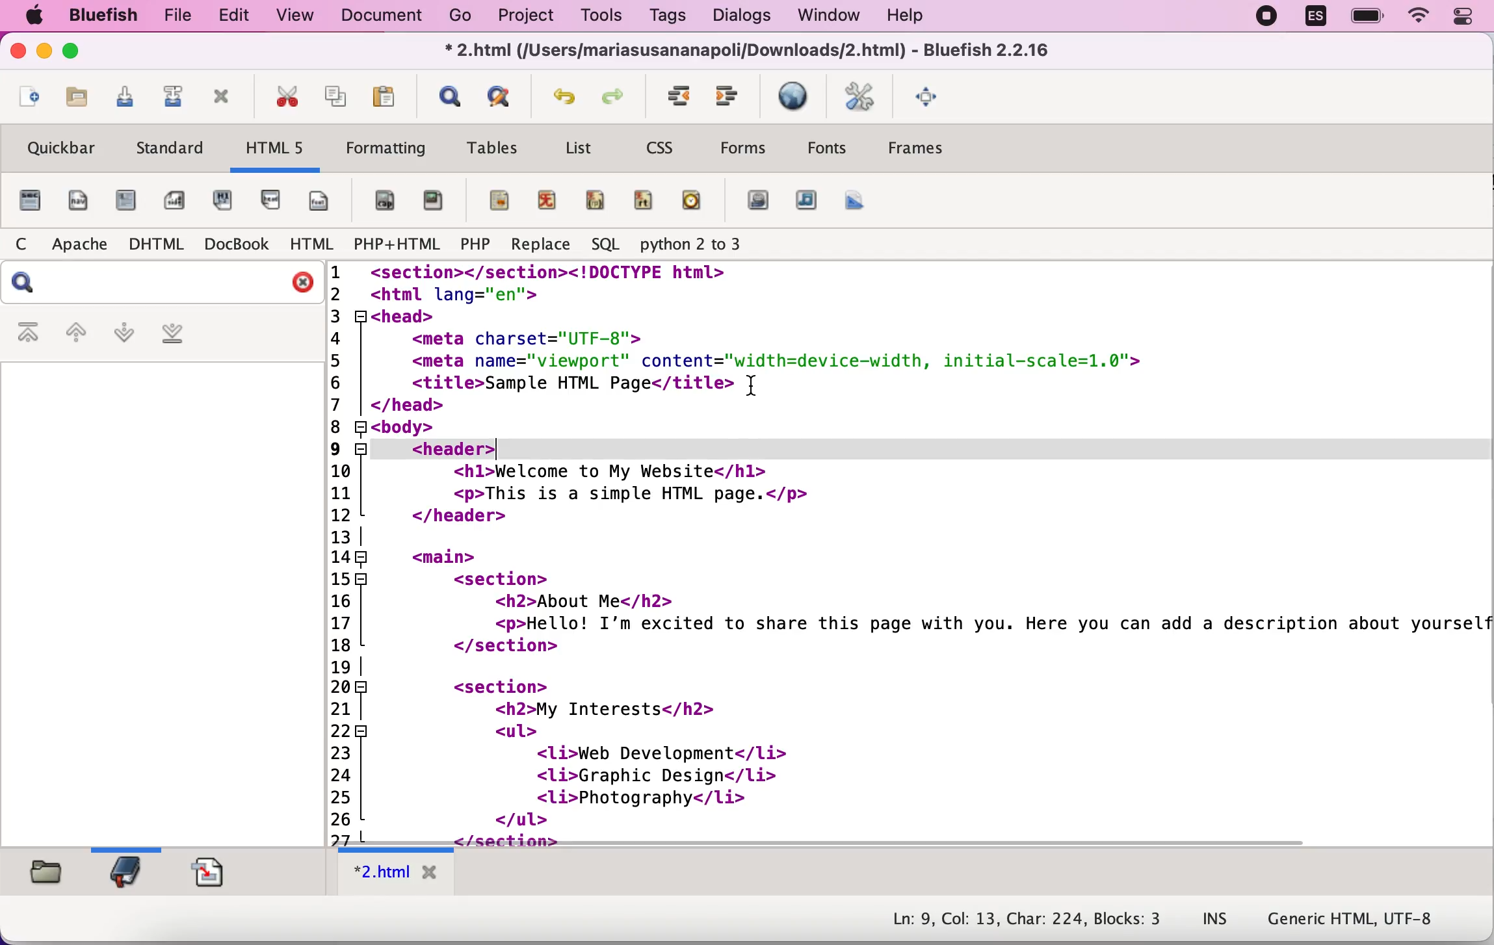 The width and height of the screenshot is (1494, 945). What do you see at coordinates (529, 16) in the screenshot?
I see `project` at bounding box center [529, 16].